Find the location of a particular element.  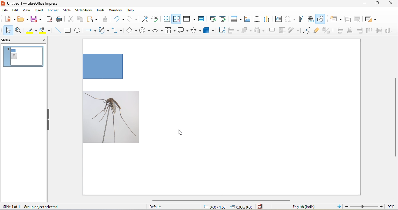

fill color is located at coordinates (46, 31).